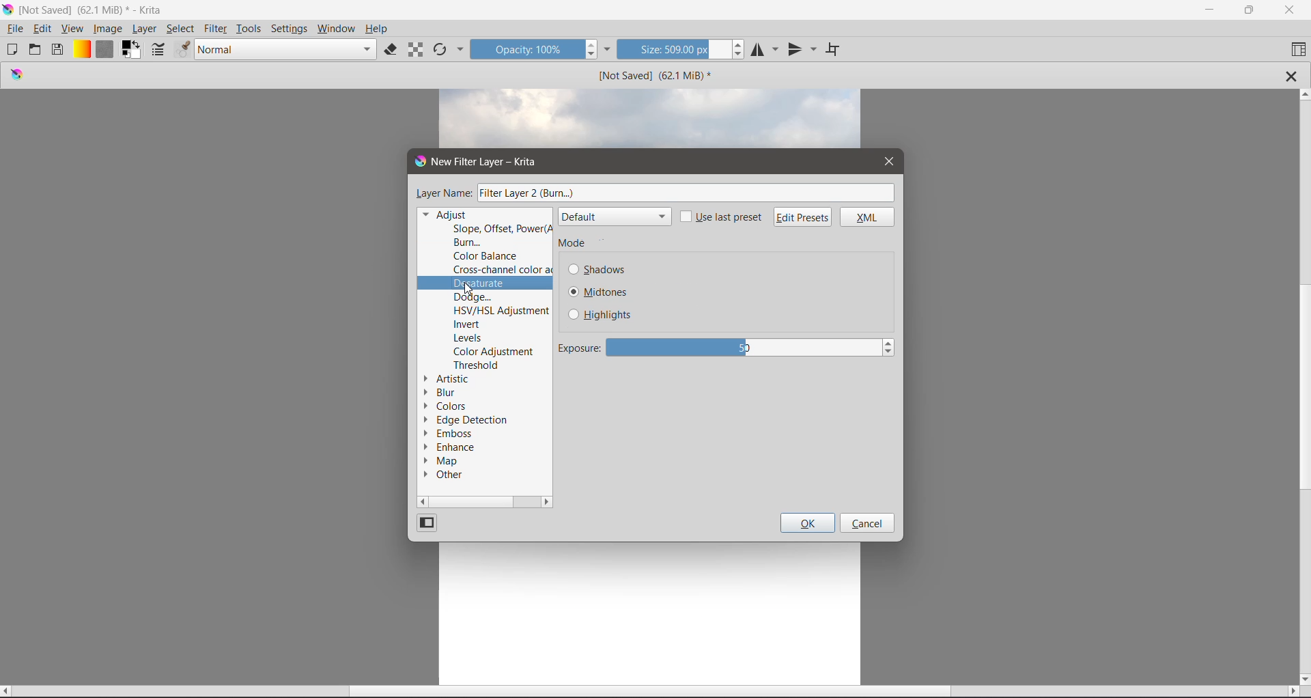 The height and width of the screenshot is (698, 1311). I want to click on Dodge, so click(473, 297).